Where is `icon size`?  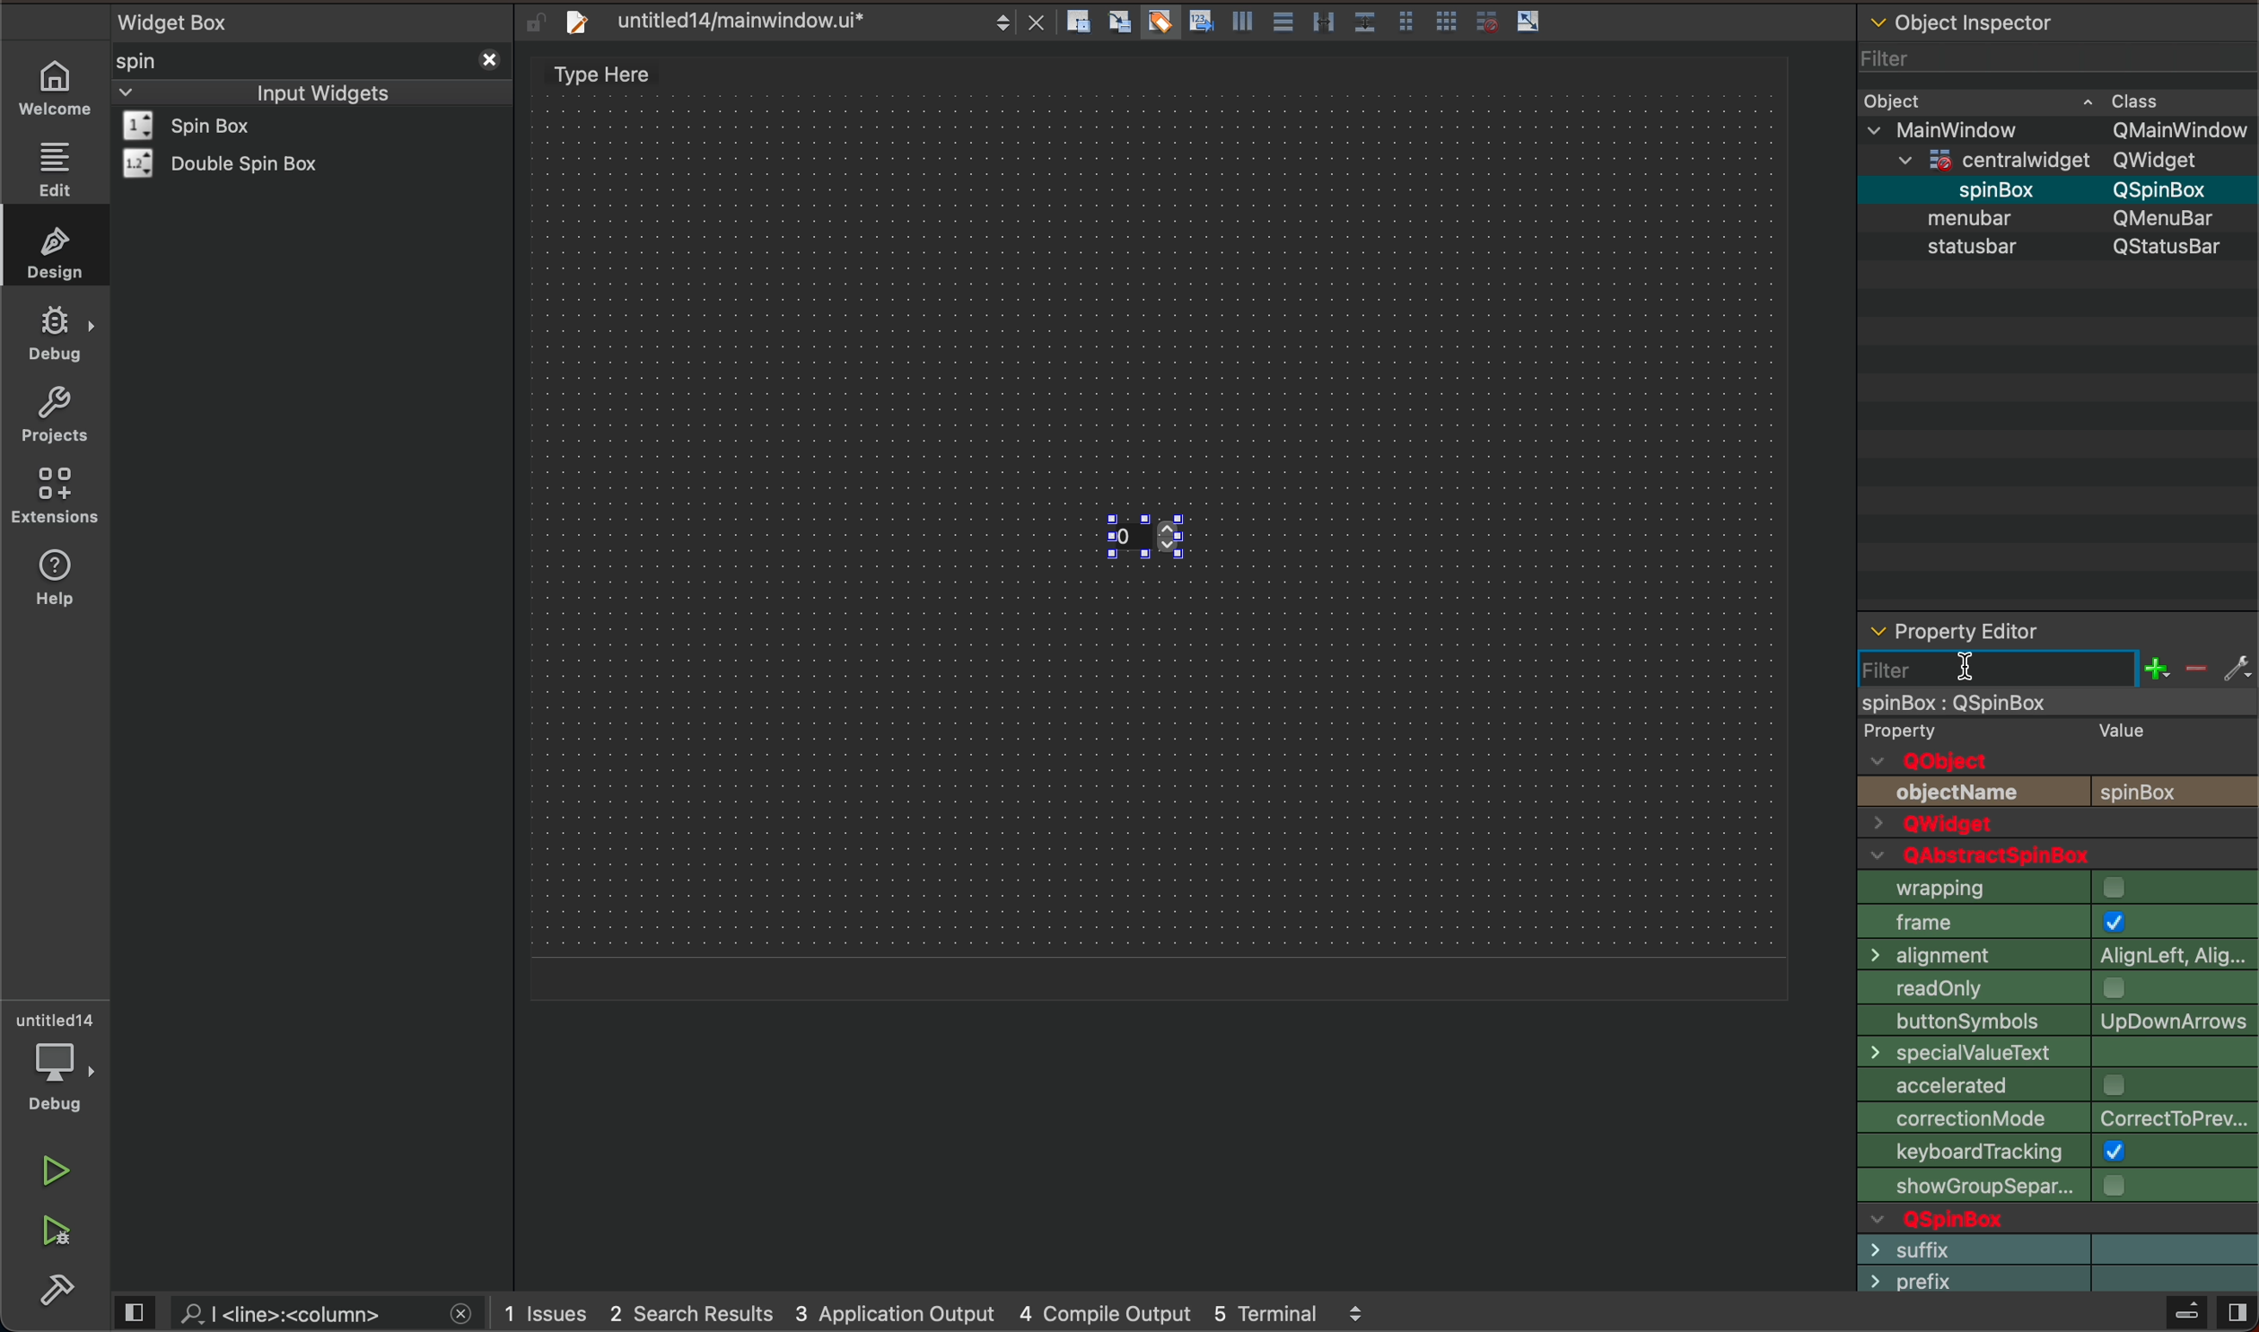
icon size is located at coordinates (2052, 885).